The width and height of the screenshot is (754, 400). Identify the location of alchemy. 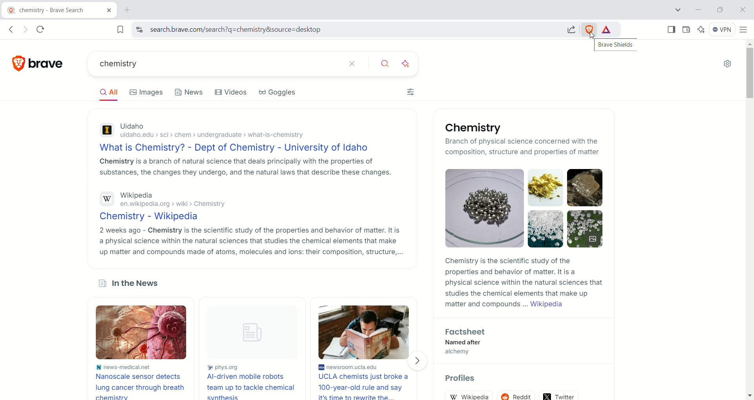
(459, 353).